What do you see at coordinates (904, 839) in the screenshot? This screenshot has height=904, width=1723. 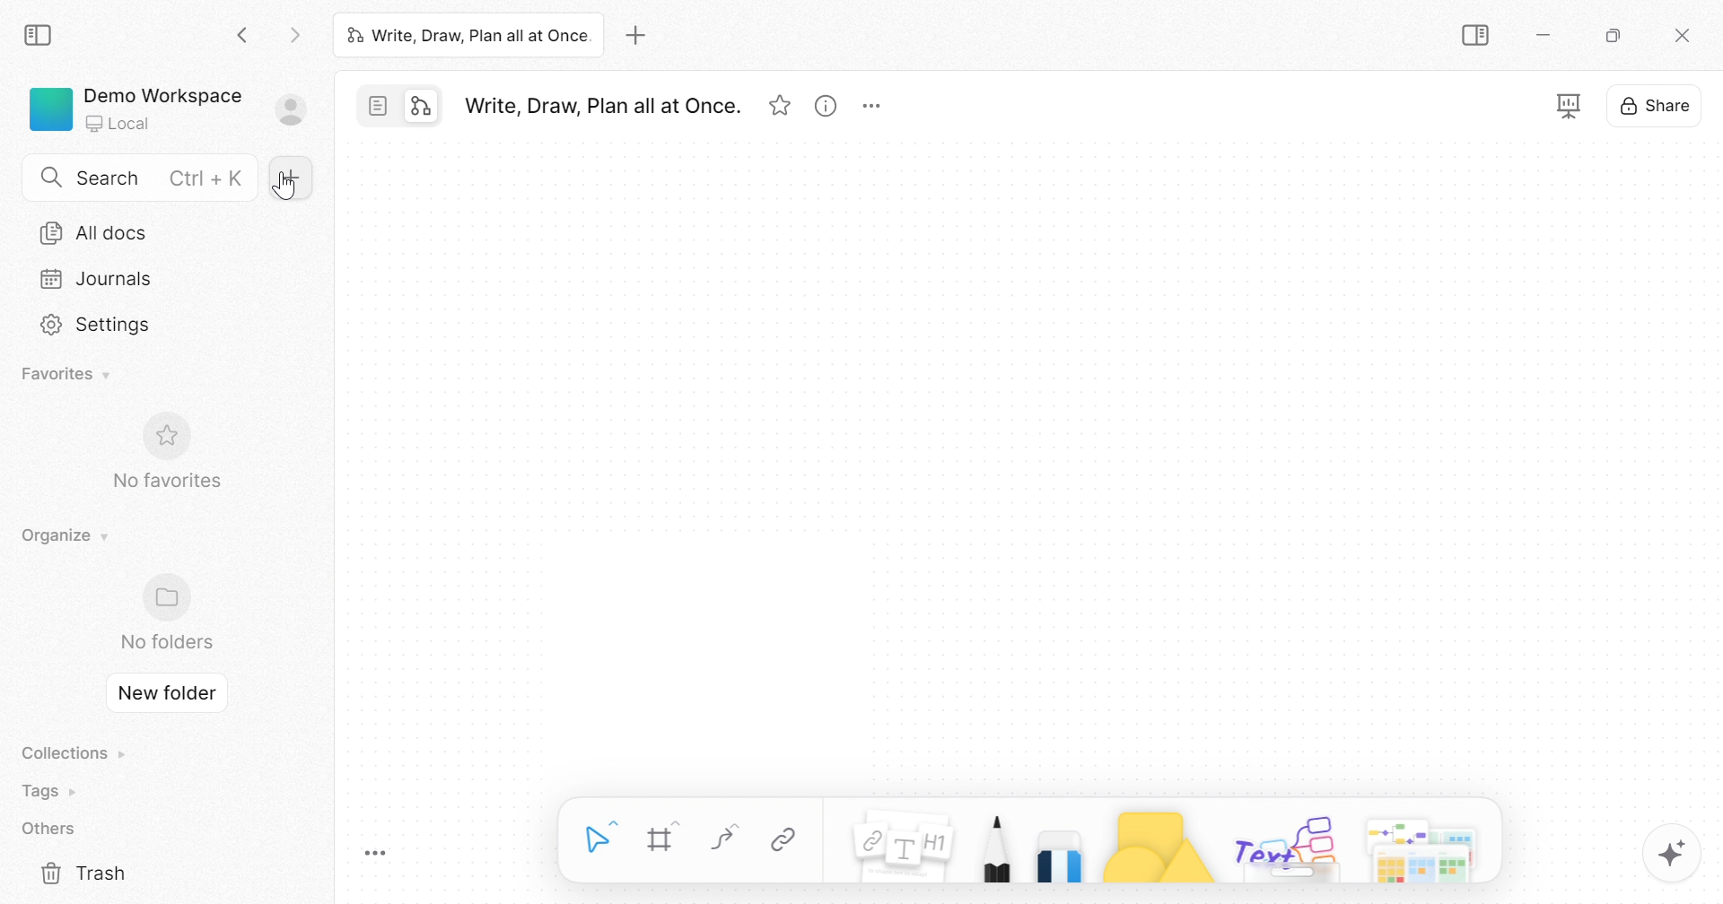 I see `Note` at bounding box center [904, 839].